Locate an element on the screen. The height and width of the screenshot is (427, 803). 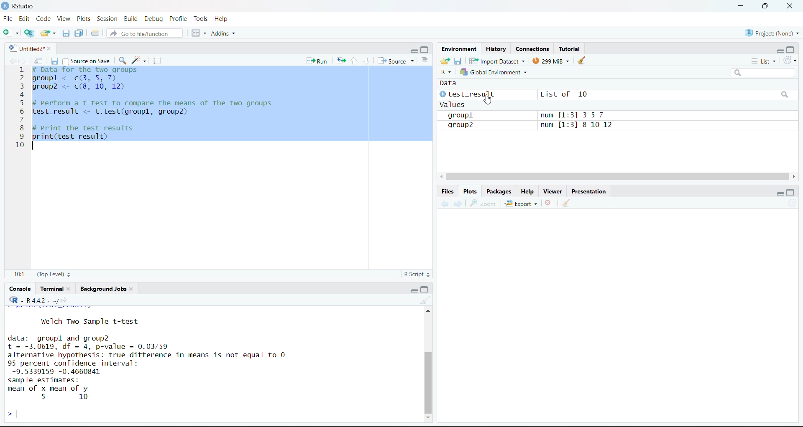
move up is located at coordinates (428, 311).